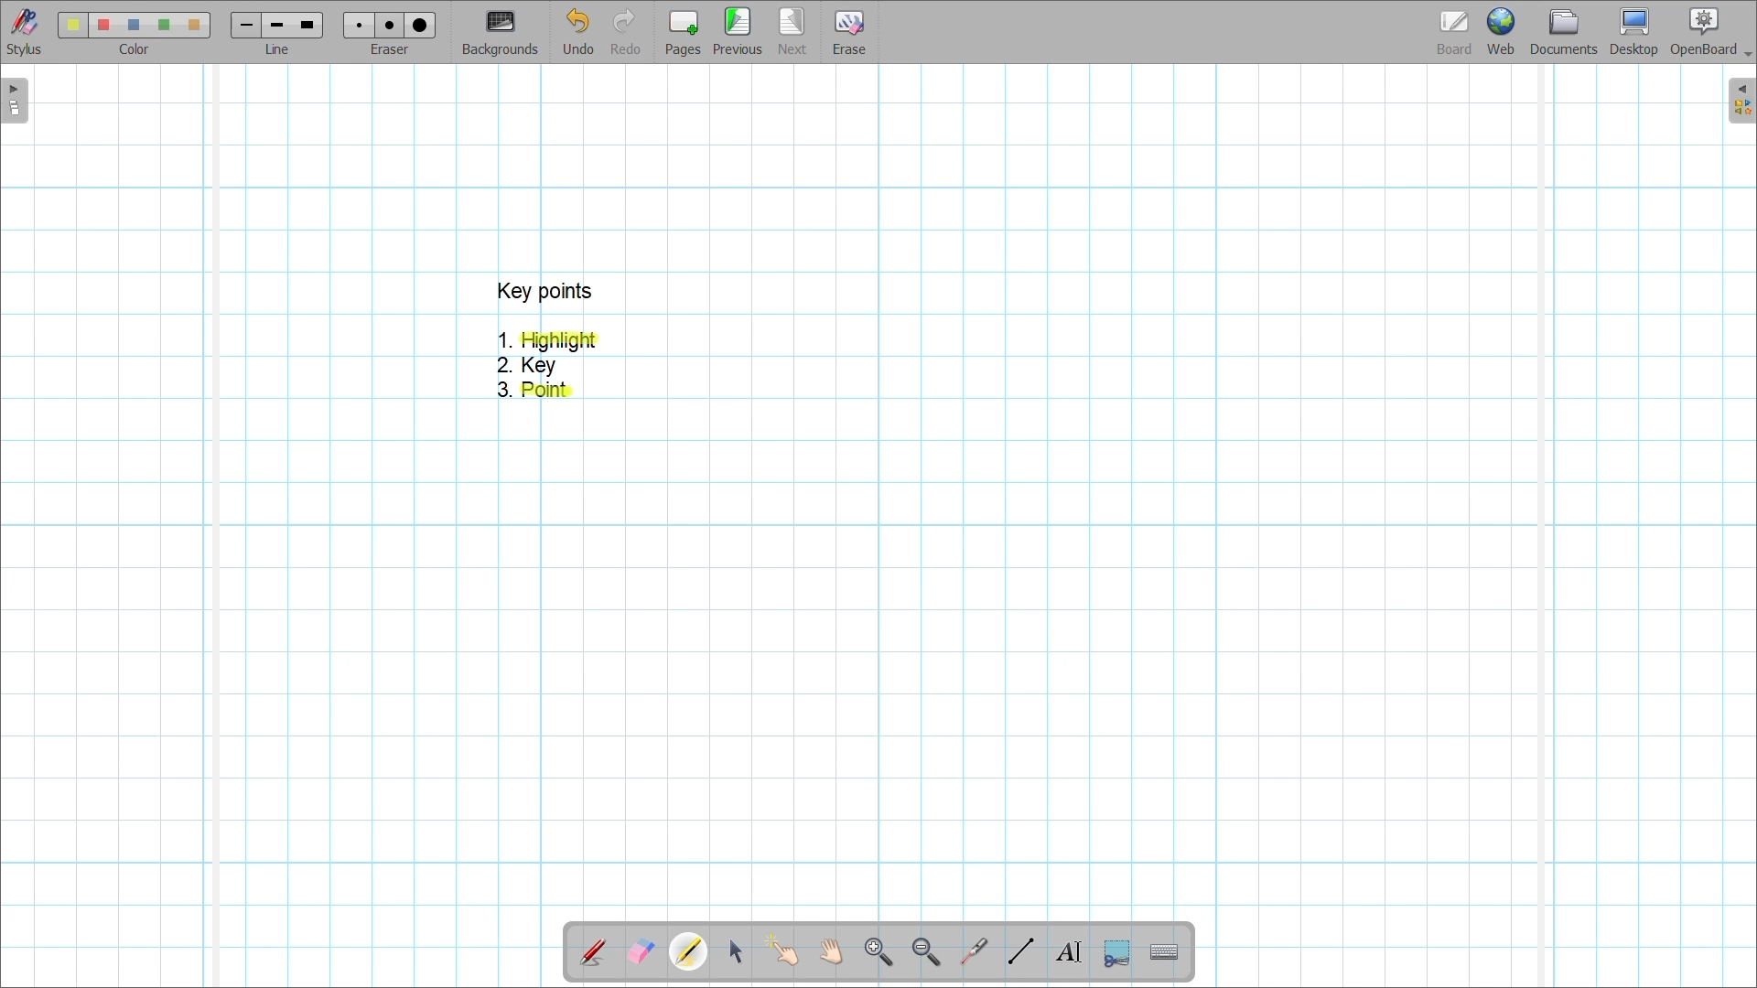 Image resolution: width=1757 pixels, height=988 pixels. What do you see at coordinates (359, 25) in the screenshot?
I see `Eraser 1` at bounding box center [359, 25].